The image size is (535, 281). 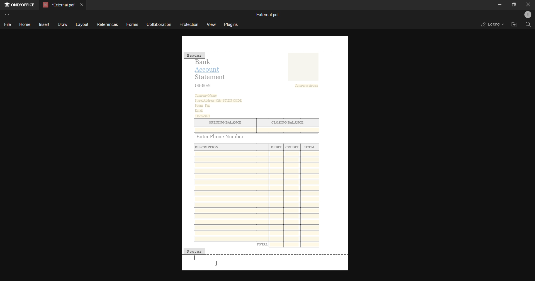 I want to click on ‘Phone, Fax, so click(x=202, y=106).